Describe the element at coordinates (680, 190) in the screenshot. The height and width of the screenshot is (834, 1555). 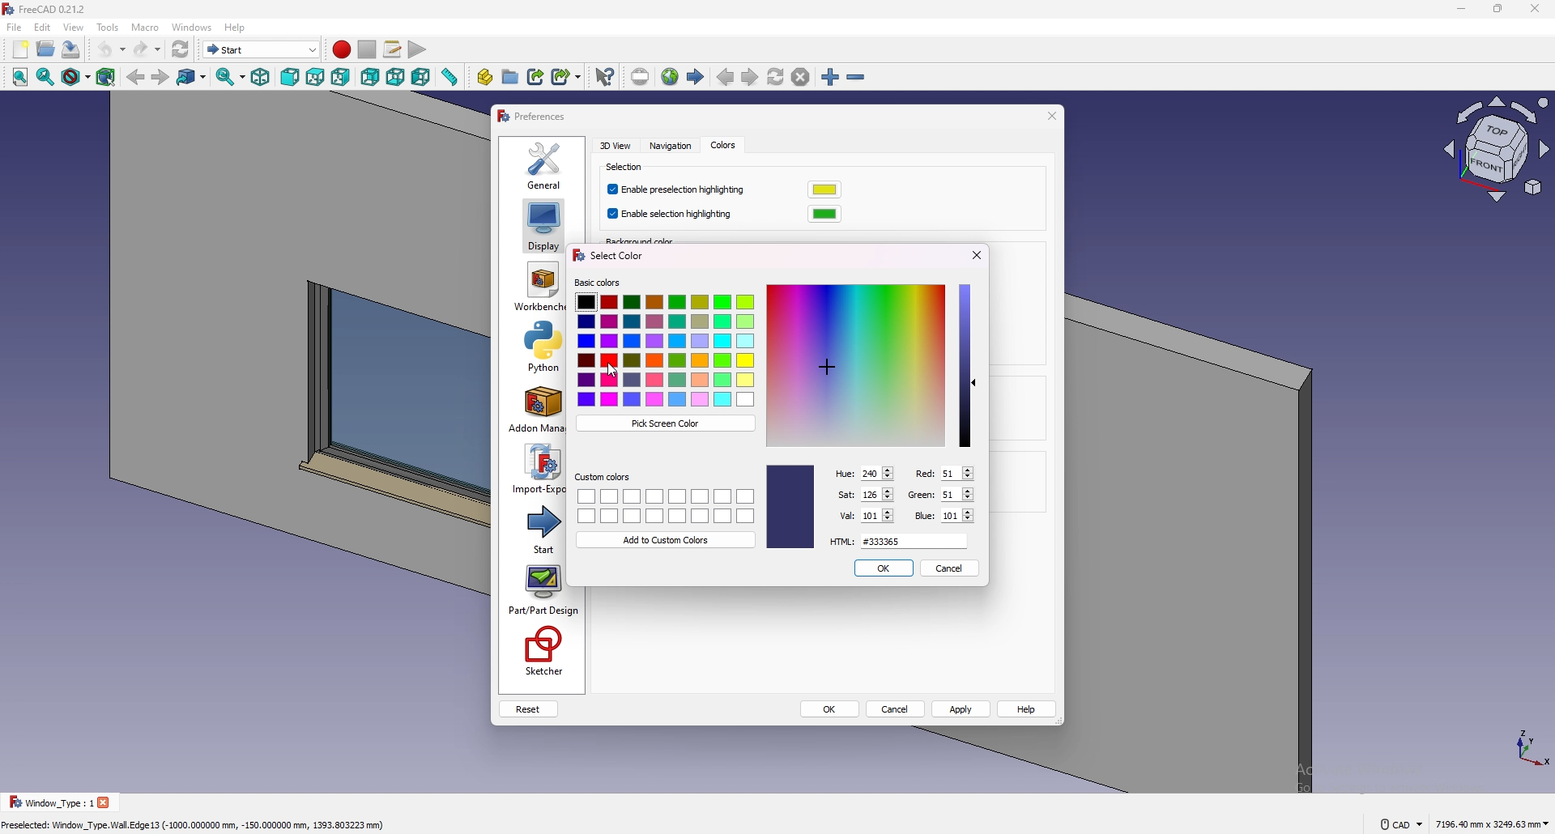
I see `enable preselection highlighting` at that location.